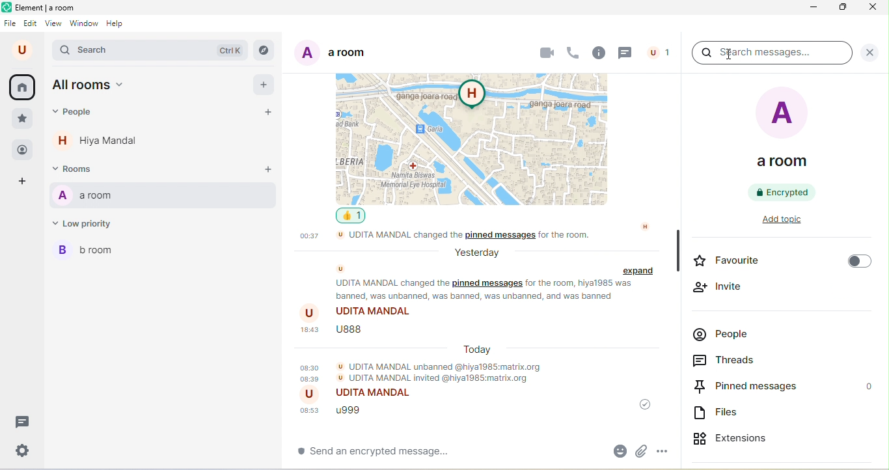  I want to click on a room, so click(163, 197).